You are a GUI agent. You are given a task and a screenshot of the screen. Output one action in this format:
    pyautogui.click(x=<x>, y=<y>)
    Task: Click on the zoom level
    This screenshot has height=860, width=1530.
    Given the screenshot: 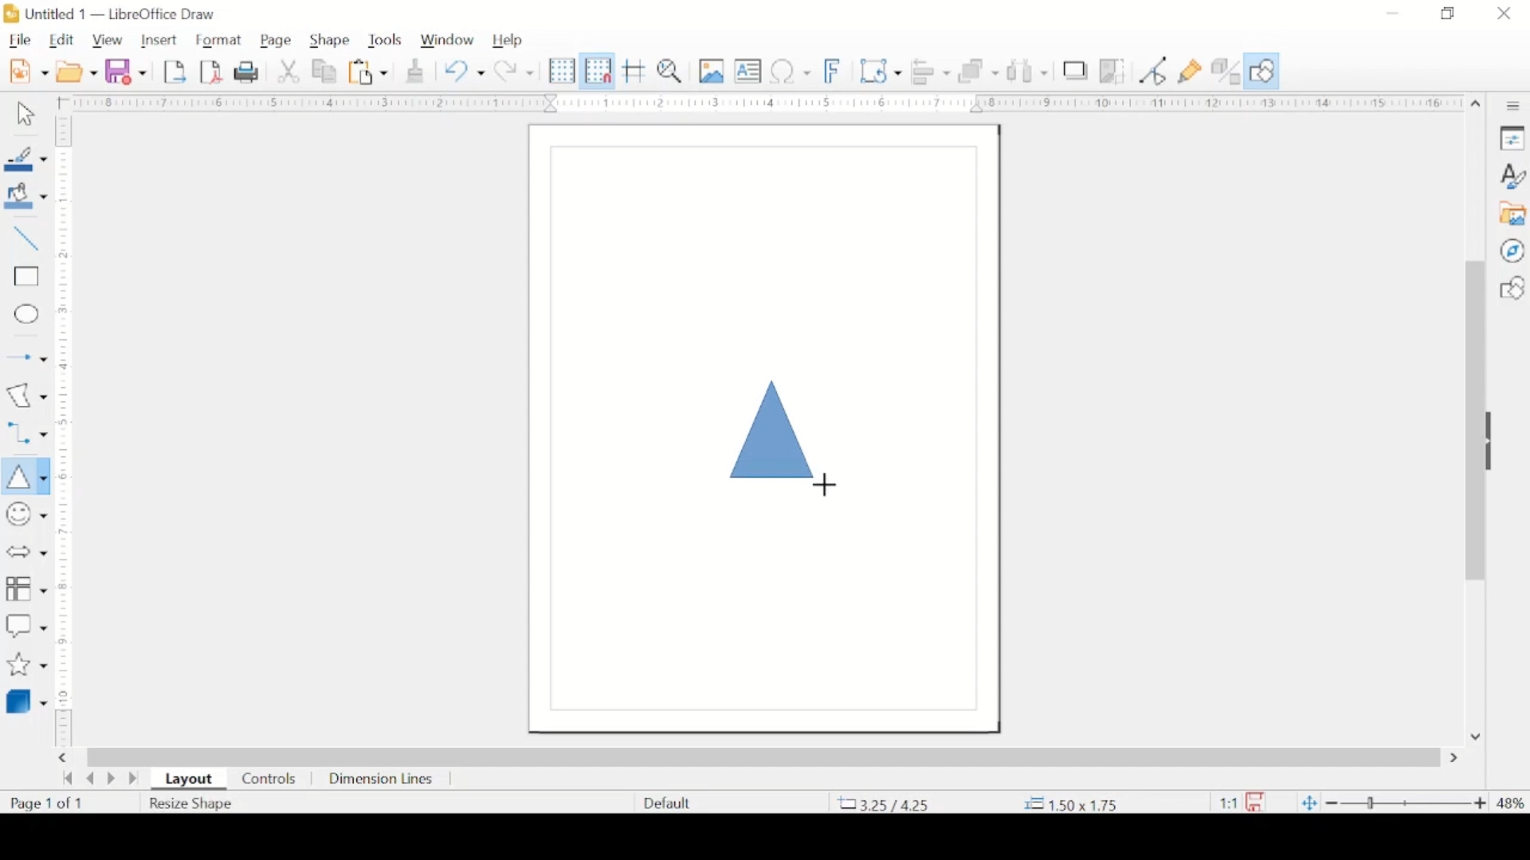 What is the action you would take?
    pyautogui.click(x=1511, y=803)
    